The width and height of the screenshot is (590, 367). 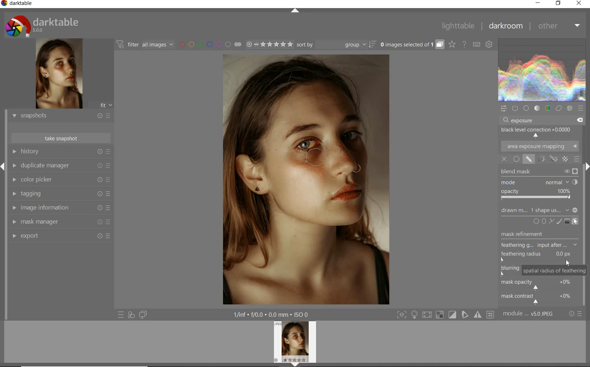 What do you see at coordinates (525, 120) in the screenshot?
I see `INPUT VALUE` at bounding box center [525, 120].